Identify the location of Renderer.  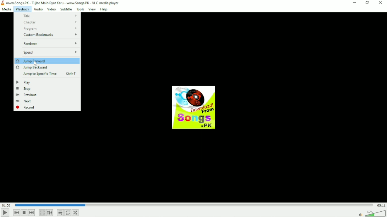
(50, 43).